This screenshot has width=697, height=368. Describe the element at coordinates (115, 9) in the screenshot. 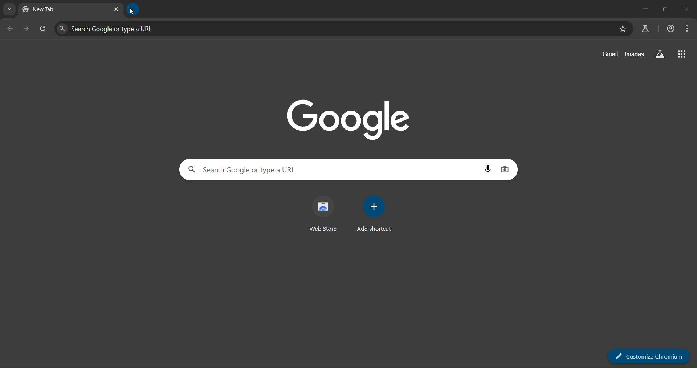

I see `close tab` at that location.